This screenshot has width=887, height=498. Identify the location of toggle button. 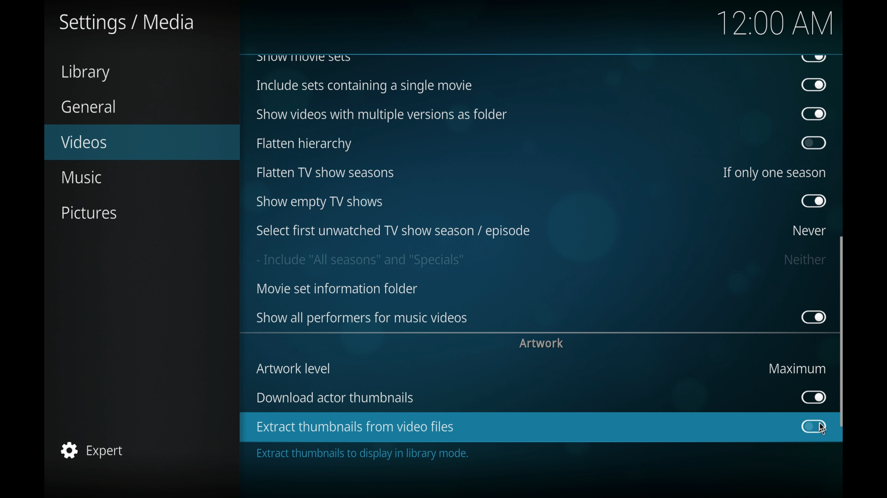
(814, 115).